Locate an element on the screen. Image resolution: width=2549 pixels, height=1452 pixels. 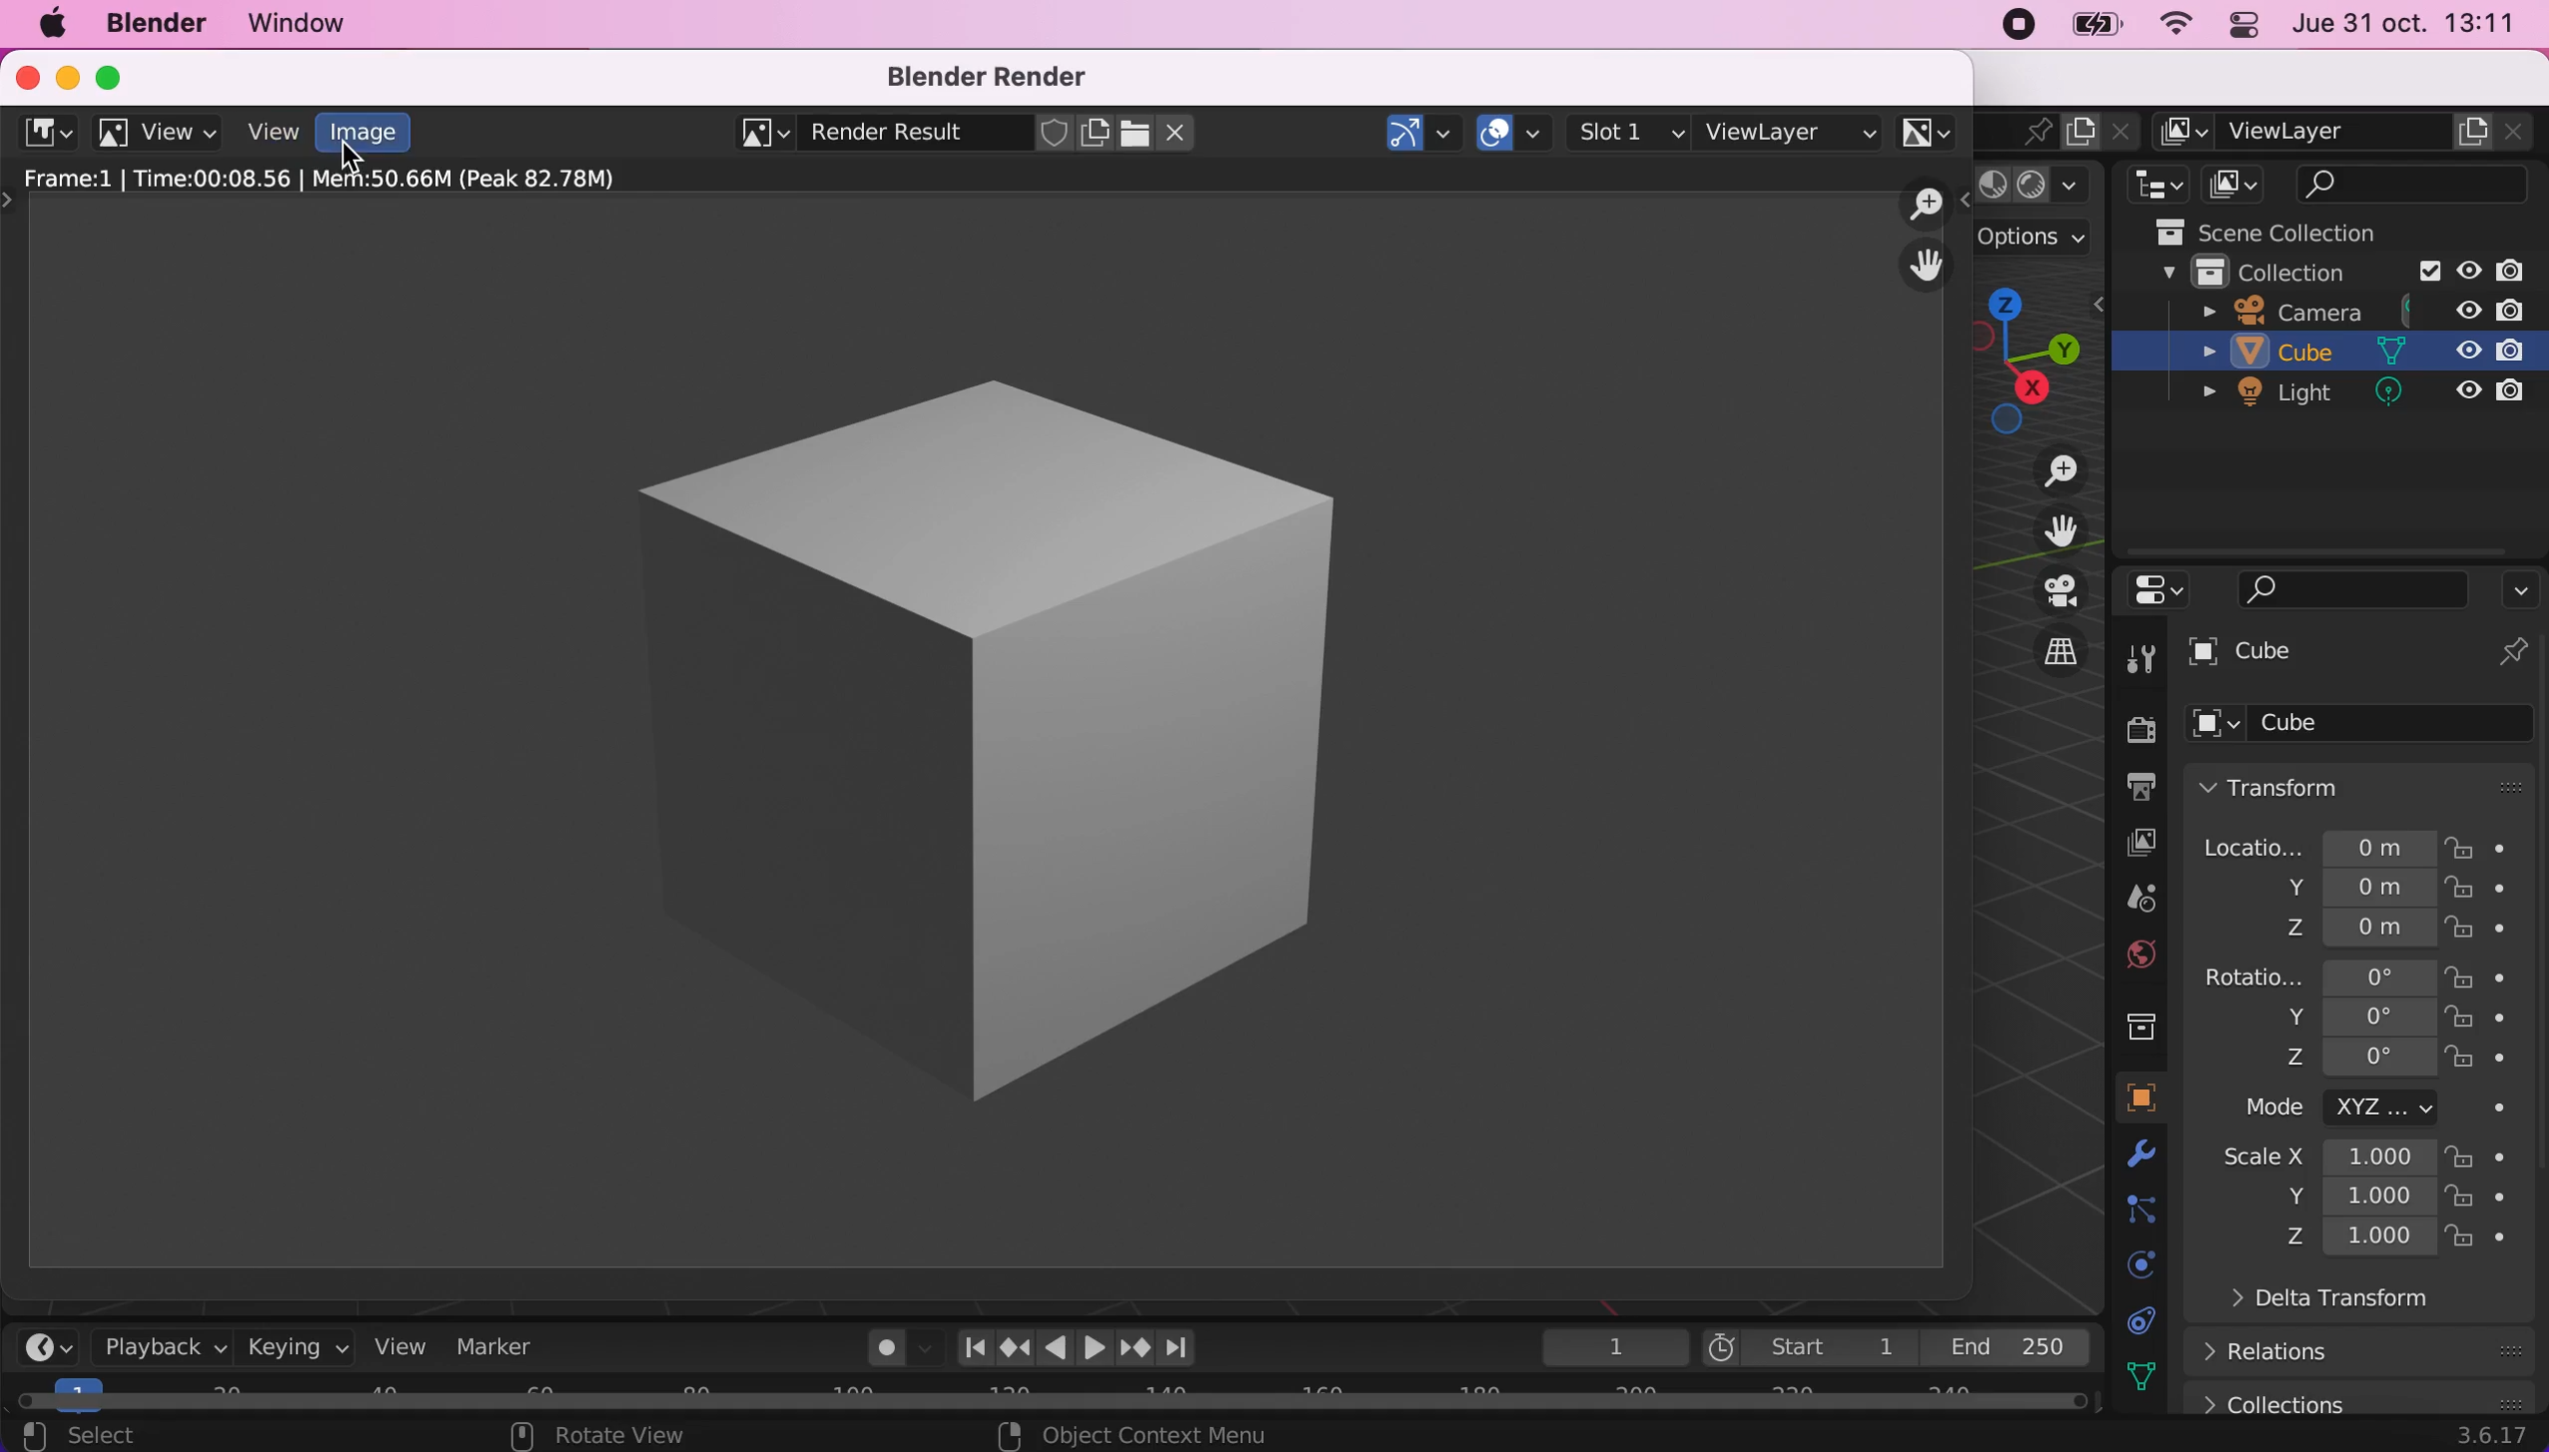
lock is located at coordinates (2478, 932).